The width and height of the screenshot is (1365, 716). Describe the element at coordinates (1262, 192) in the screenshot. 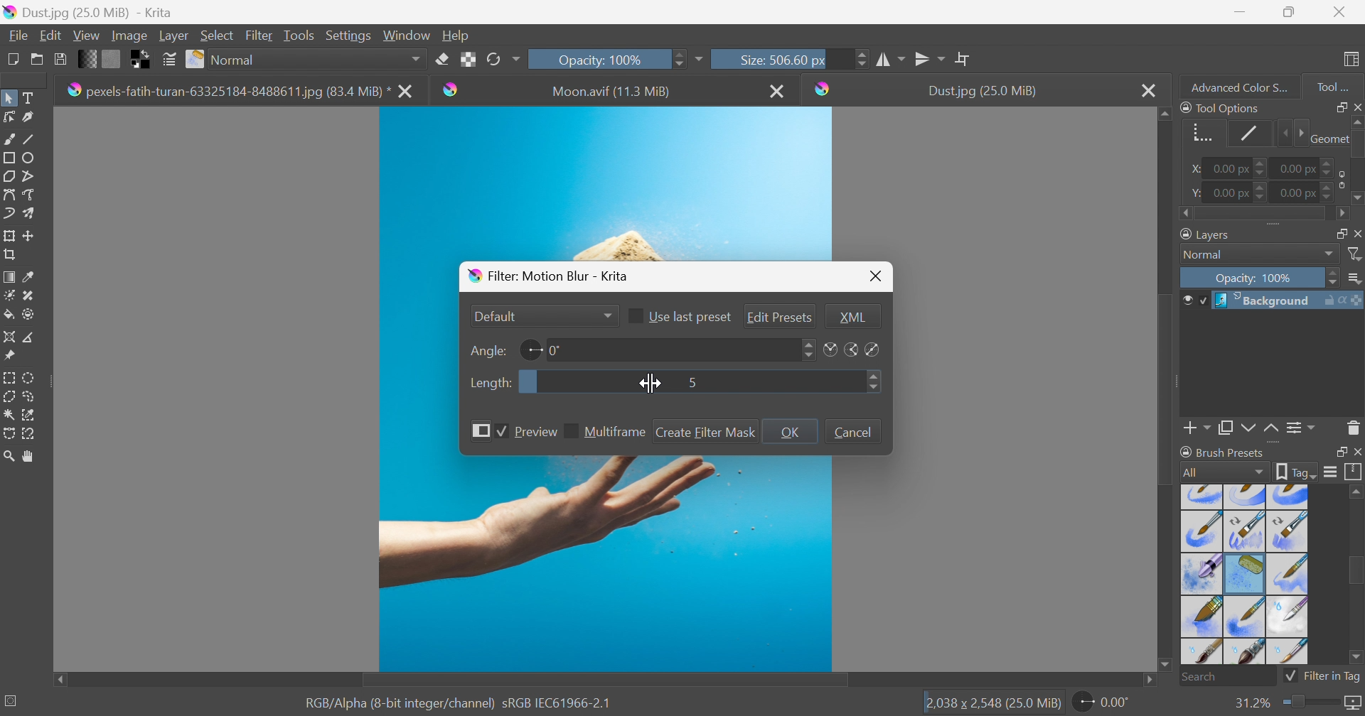

I see `Slider` at that location.